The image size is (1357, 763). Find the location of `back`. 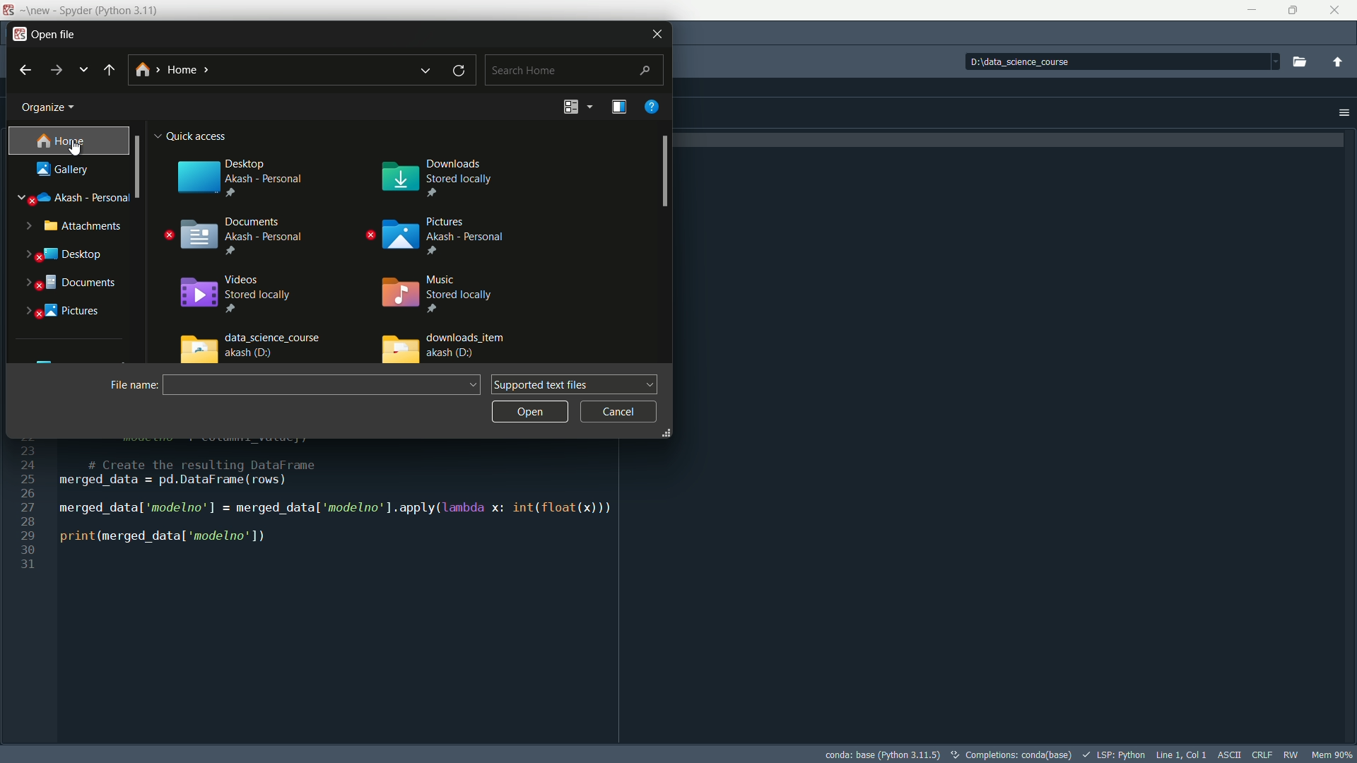

back is located at coordinates (109, 71).